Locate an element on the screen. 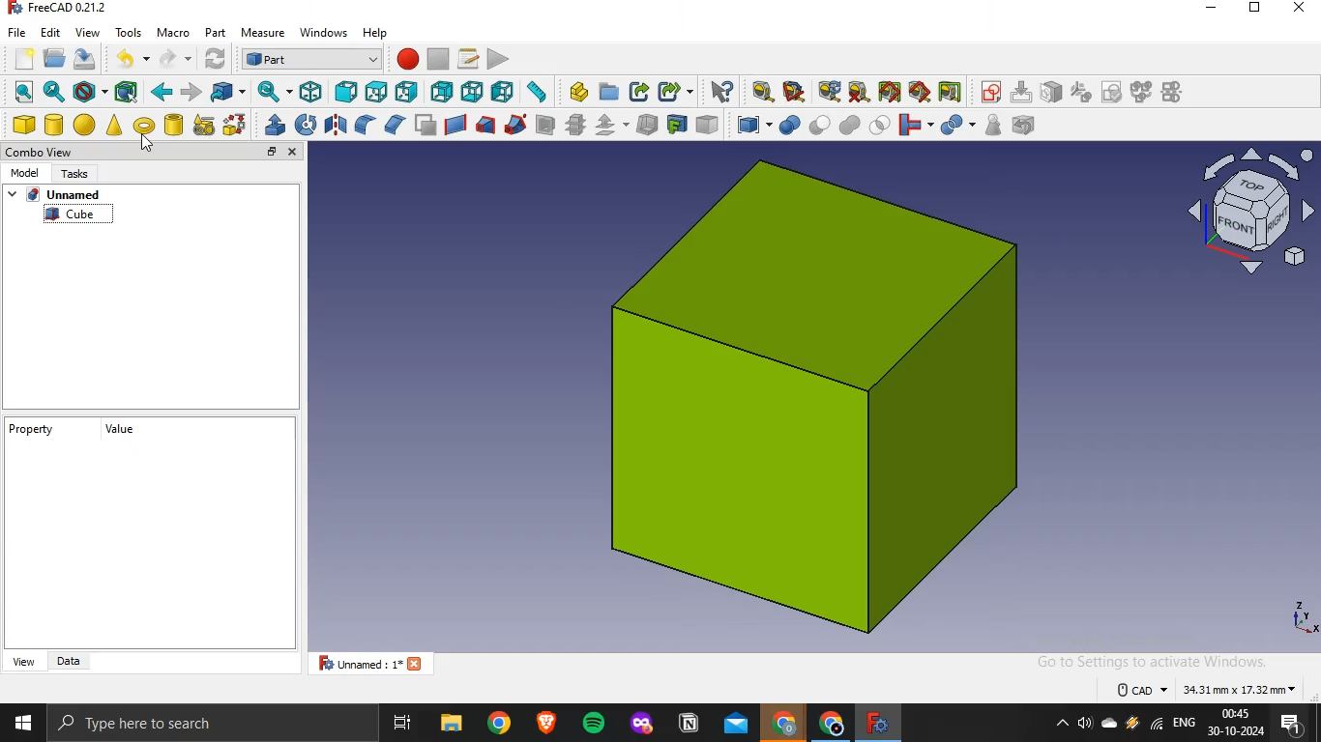 This screenshot has width=1321, height=742. macro recording is located at coordinates (409, 59).